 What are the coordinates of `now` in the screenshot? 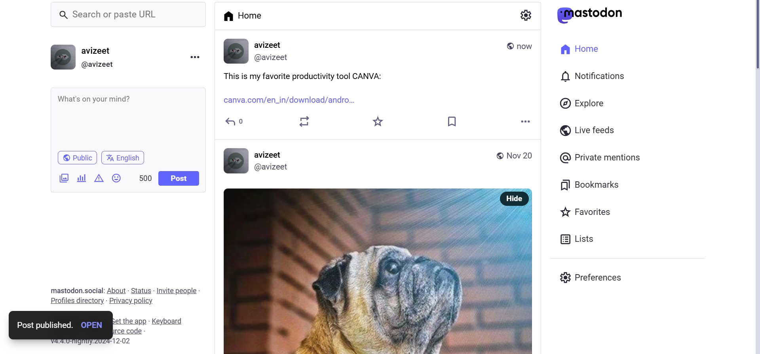 It's located at (527, 44).